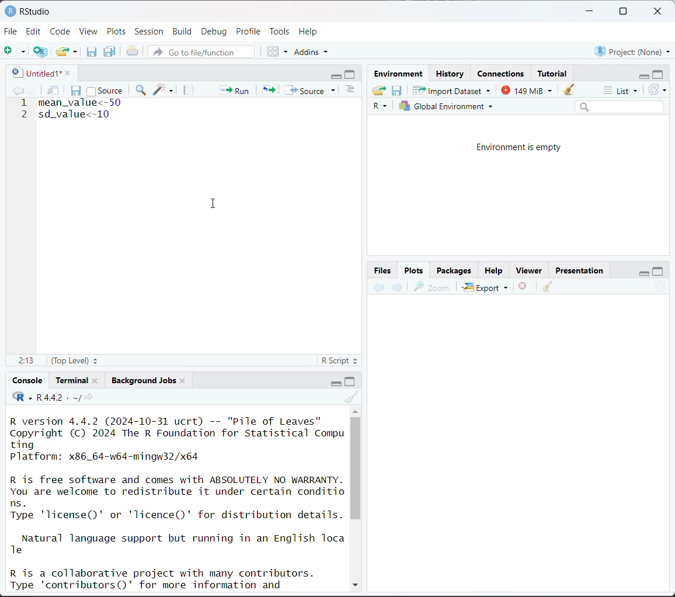  I want to click on R 4.4.2 . ~/, so click(58, 397).